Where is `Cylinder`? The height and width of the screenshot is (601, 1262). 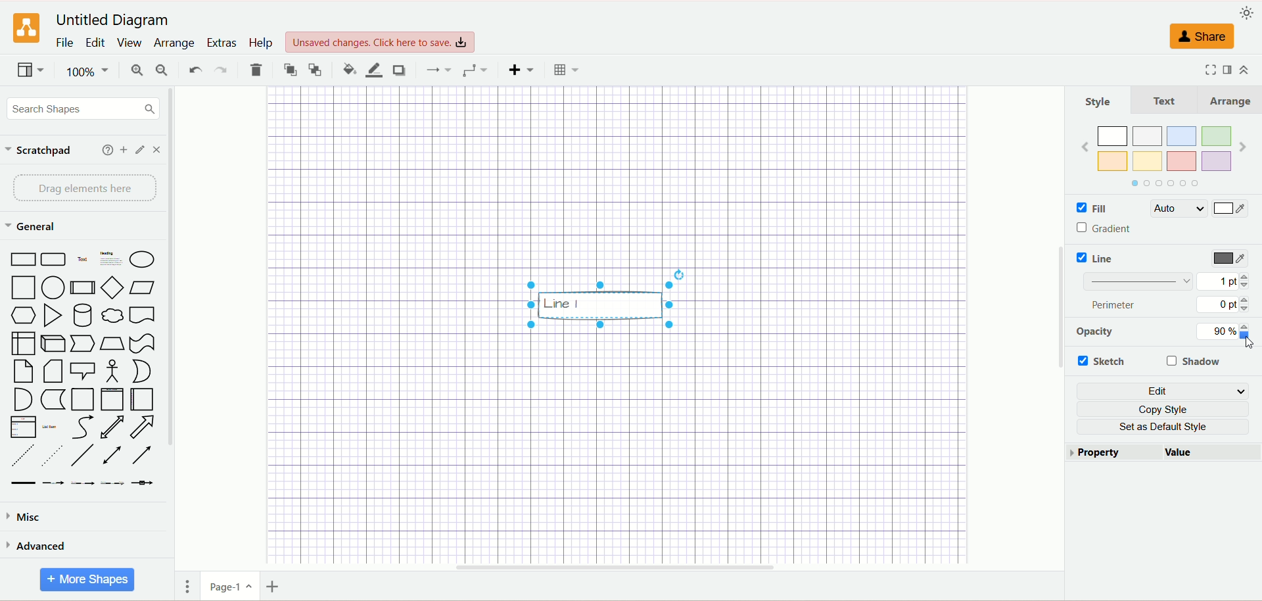 Cylinder is located at coordinates (82, 315).